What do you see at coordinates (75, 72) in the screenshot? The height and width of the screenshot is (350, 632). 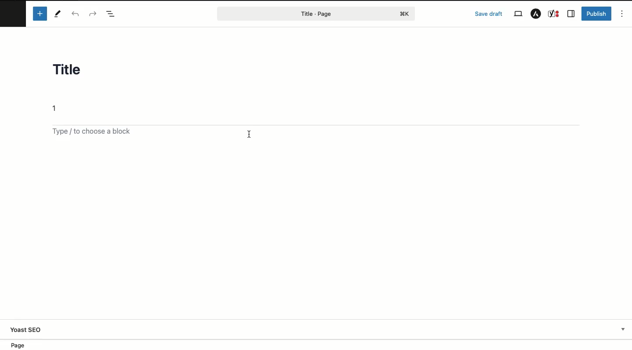 I see `Title` at bounding box center [75, 72].